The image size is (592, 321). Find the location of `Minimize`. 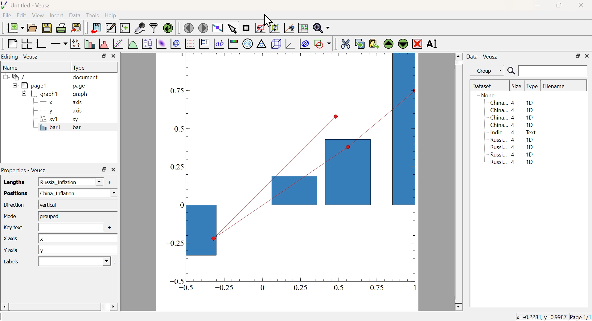

Minimize is located at coordinates (538, 6).